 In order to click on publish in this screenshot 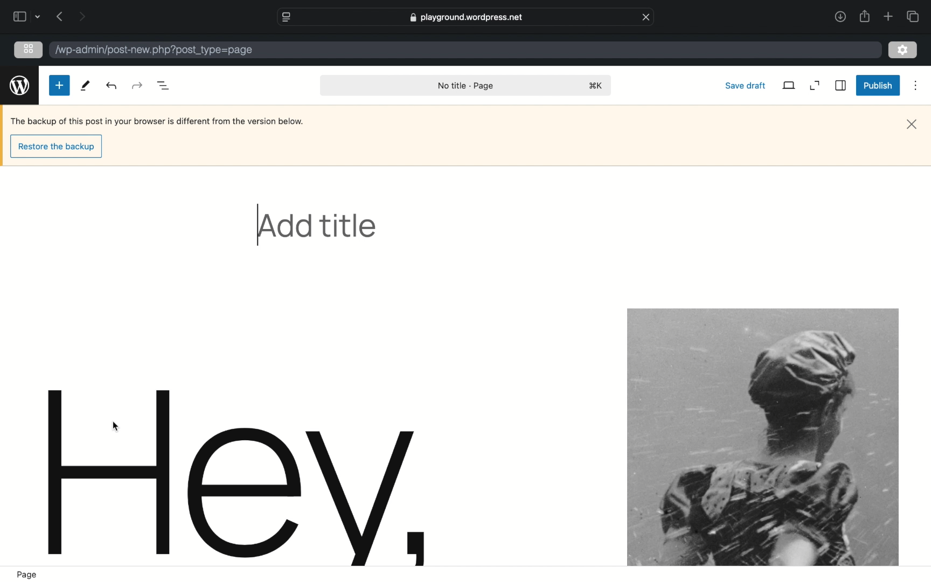, I will do `click(877, 85)`.